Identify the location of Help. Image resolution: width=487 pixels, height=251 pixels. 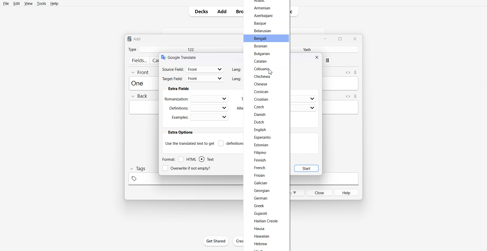
(55, 3).